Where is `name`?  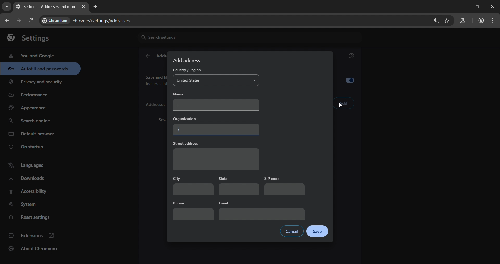
name is located at coordinates (183, 94).